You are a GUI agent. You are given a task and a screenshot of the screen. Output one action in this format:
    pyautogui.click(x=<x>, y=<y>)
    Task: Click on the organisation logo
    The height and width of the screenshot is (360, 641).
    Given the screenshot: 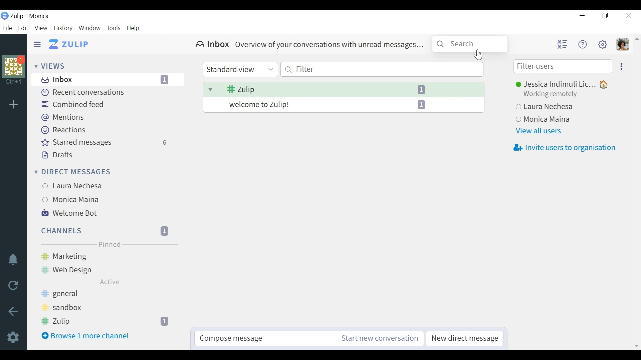 What is the action you would take?
    pyautogui.click(x=5, y=16)
    